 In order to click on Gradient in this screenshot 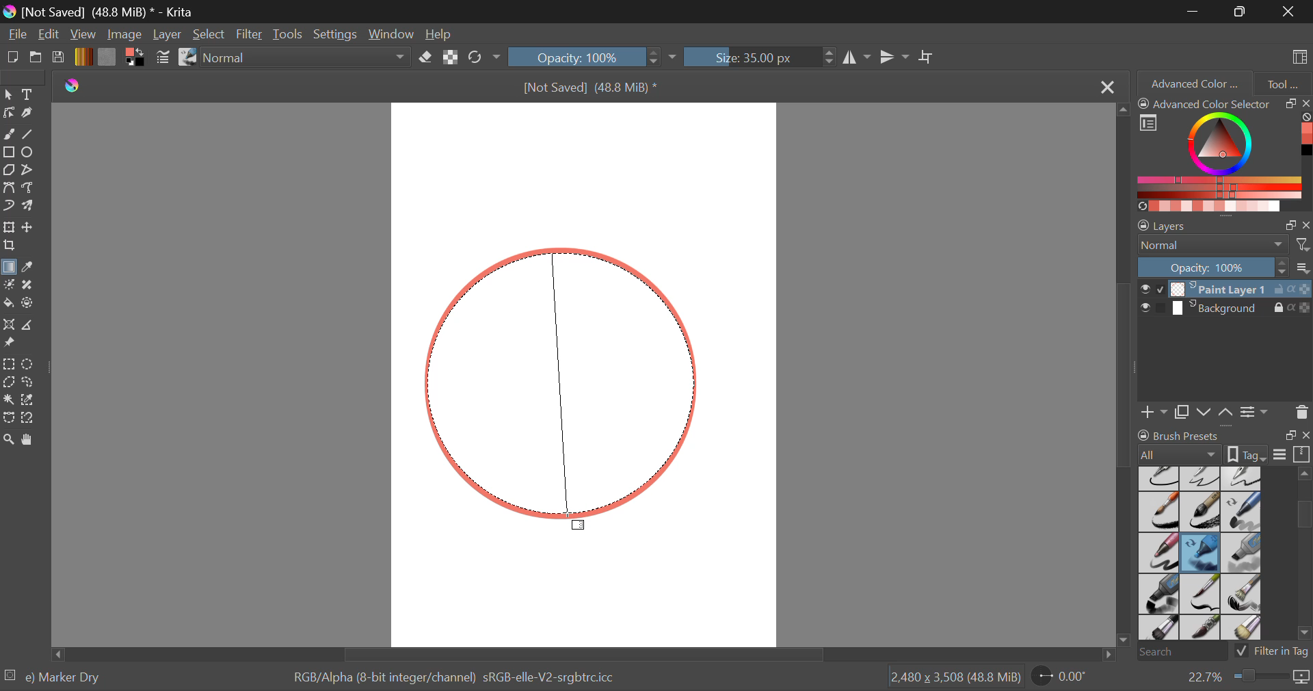, I will do `click(83, 57)`.